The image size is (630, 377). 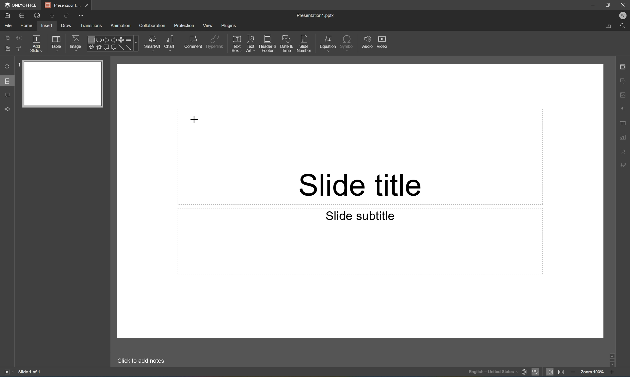 I want to click on Left arrow, so click(x=114, y=40).